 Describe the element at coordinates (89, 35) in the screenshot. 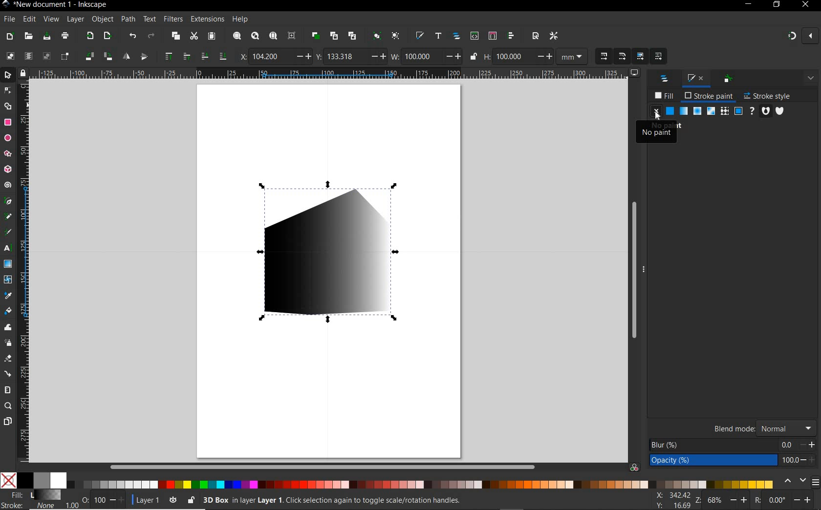

I see `IMPORT` at that location.